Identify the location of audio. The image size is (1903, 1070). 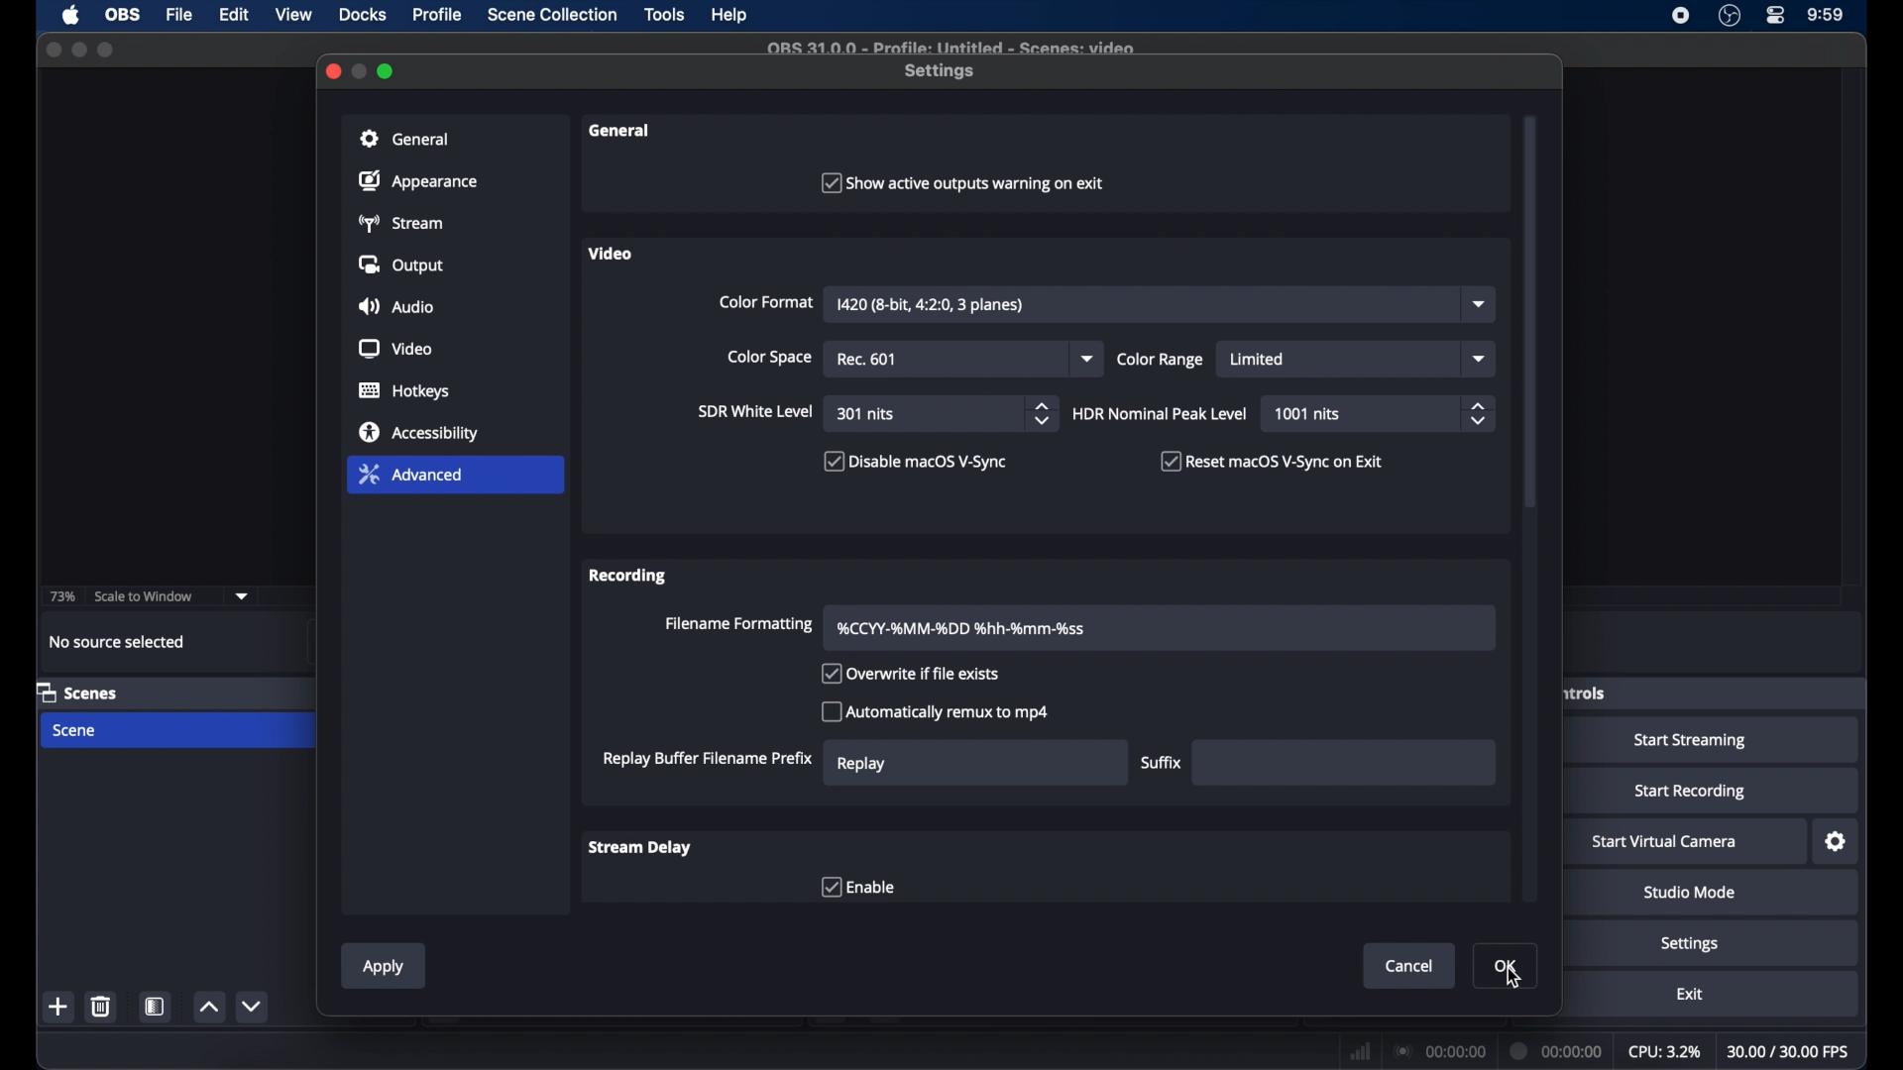
(396, 306).